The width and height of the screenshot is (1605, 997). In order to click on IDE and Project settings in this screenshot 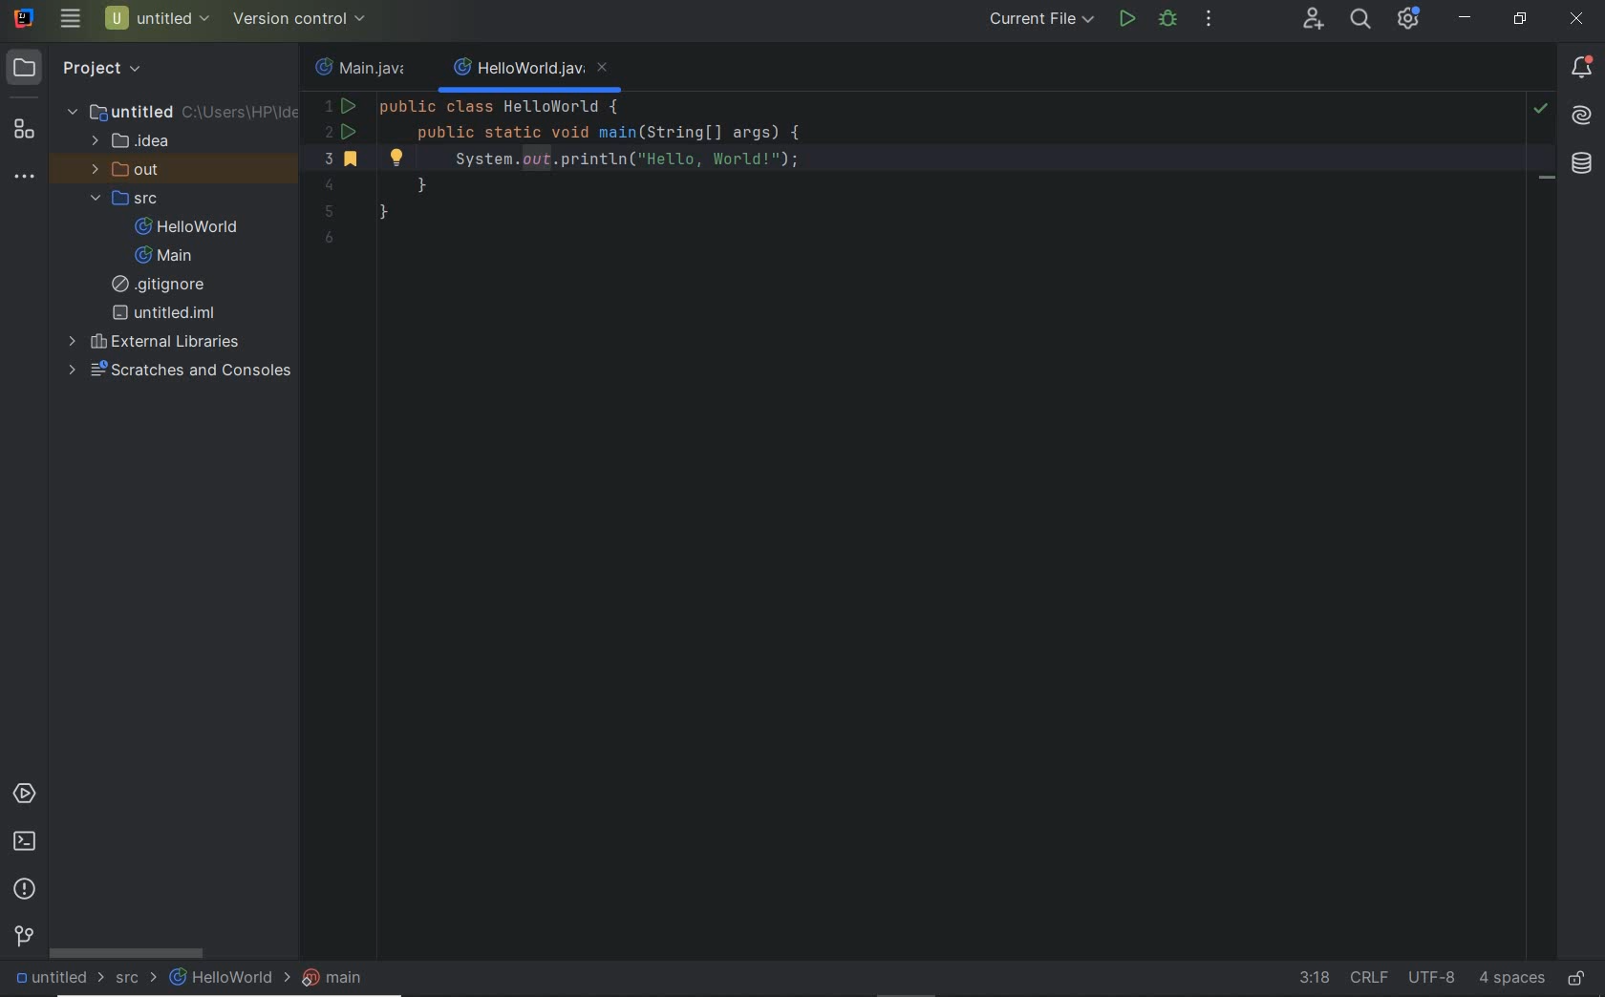, I will do `click(1410, 21)`.